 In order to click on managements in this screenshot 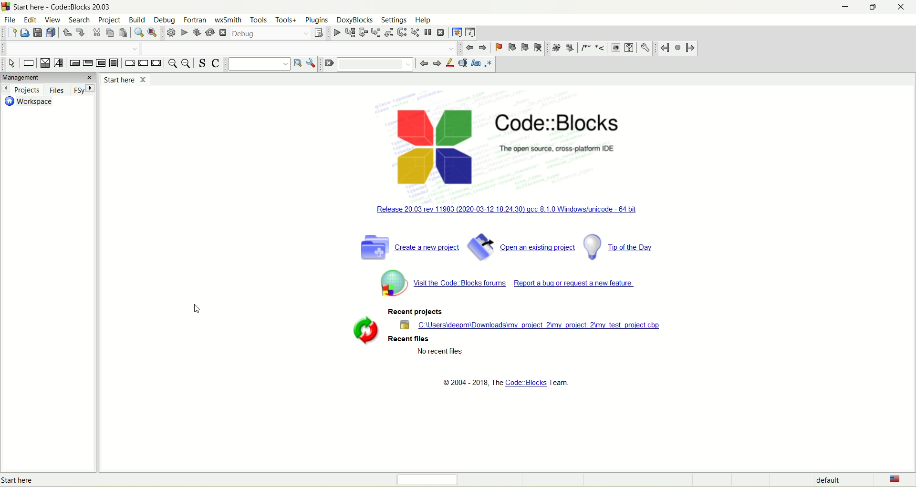, I will do `click(48, 78)`.